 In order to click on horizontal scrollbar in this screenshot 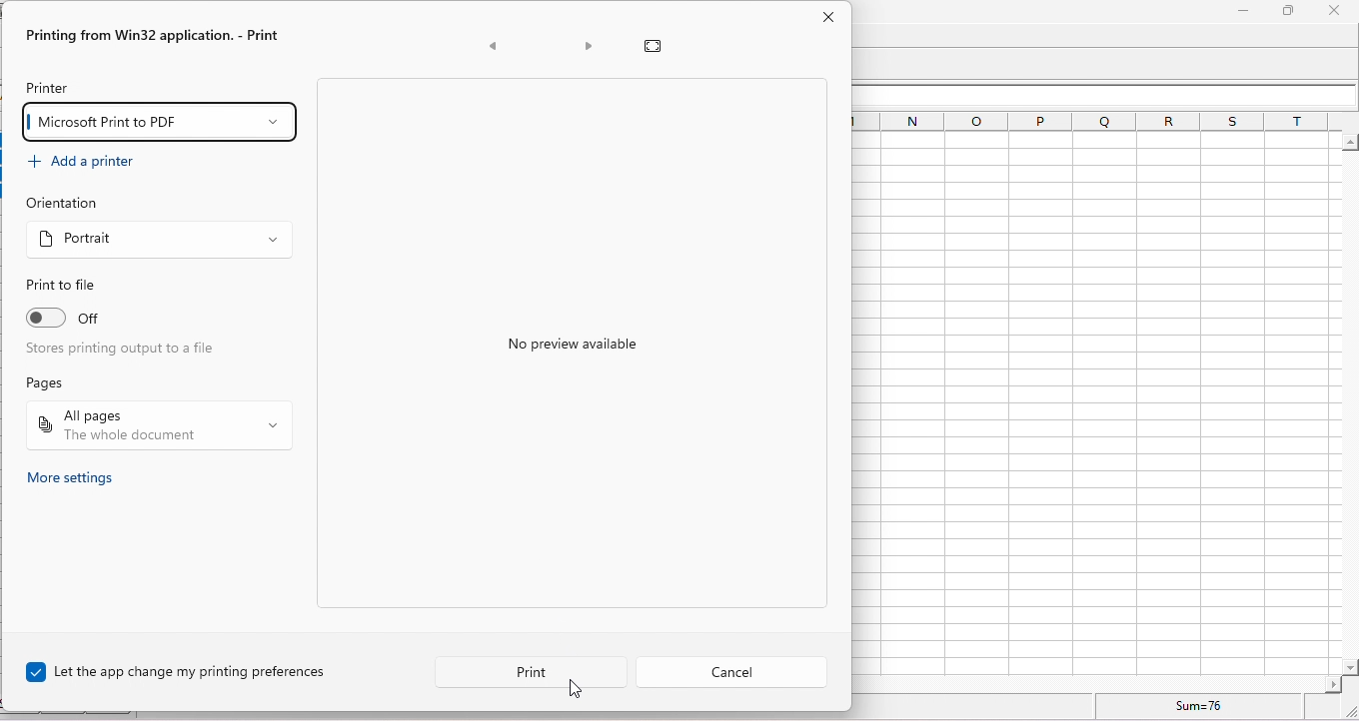, I will do `click(1349, 405)`.